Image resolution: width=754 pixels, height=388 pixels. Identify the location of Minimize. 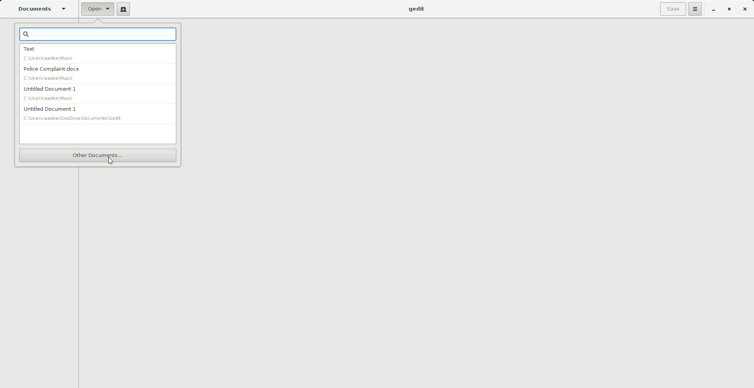
(714, 11).